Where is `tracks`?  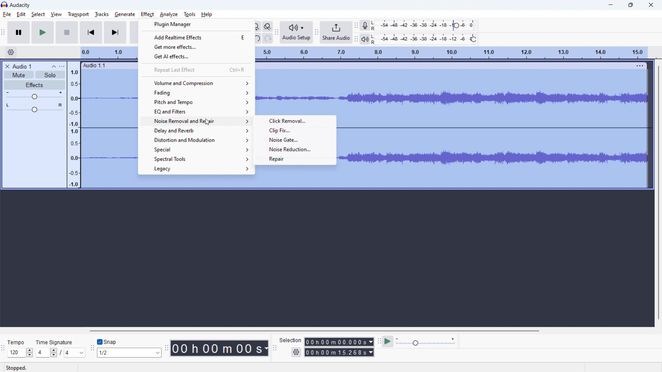 tracks is located at coordinates (101, 14).